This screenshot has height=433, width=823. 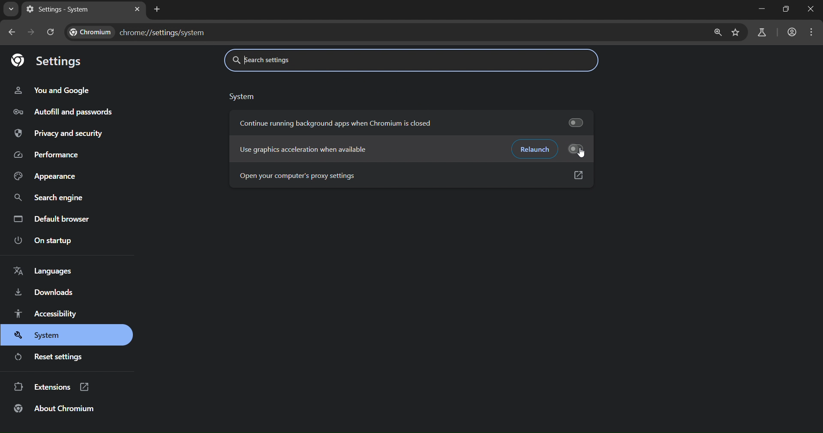 I want to click on reload page, so click(x=51, y=30).